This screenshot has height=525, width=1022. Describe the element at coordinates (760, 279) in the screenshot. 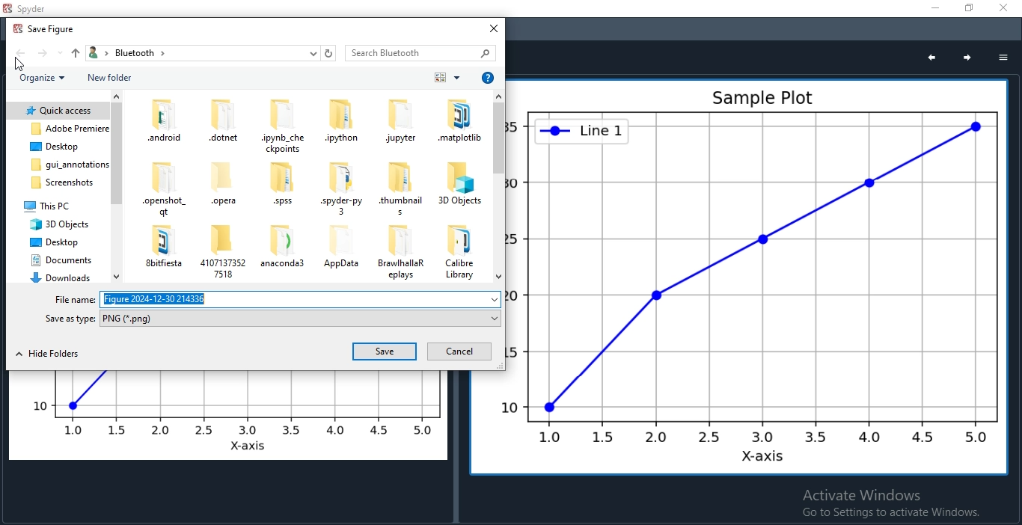

I see `graph` at that location.